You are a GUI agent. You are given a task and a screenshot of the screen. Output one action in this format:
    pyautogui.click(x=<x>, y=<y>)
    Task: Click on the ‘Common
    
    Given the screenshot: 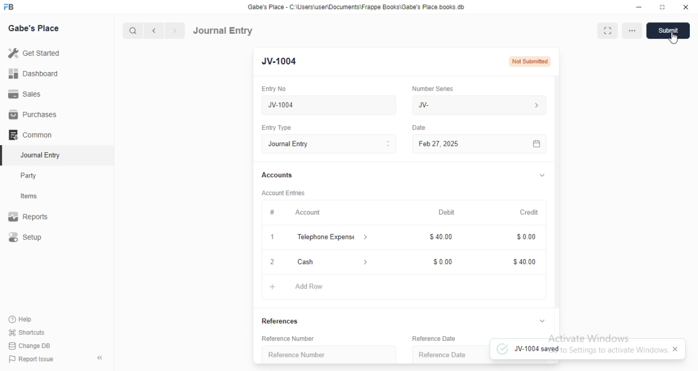 What is the action you would take?
    pyautogui.click(x=31, y=134)
    